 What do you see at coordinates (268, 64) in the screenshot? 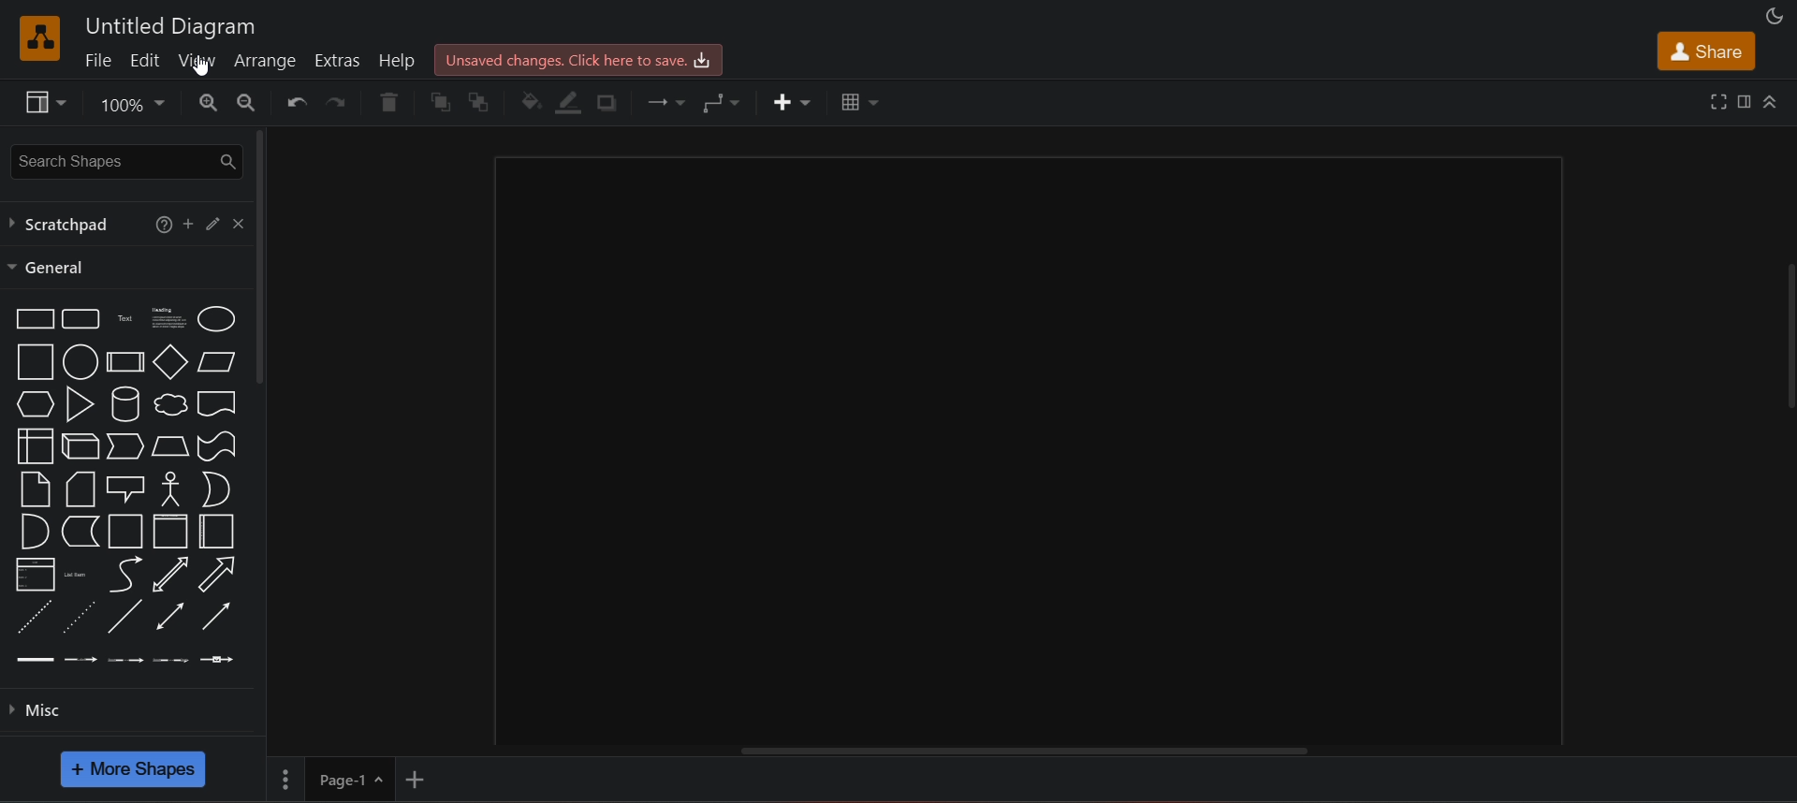
I see `arrange` at bounding box center [268, 64].